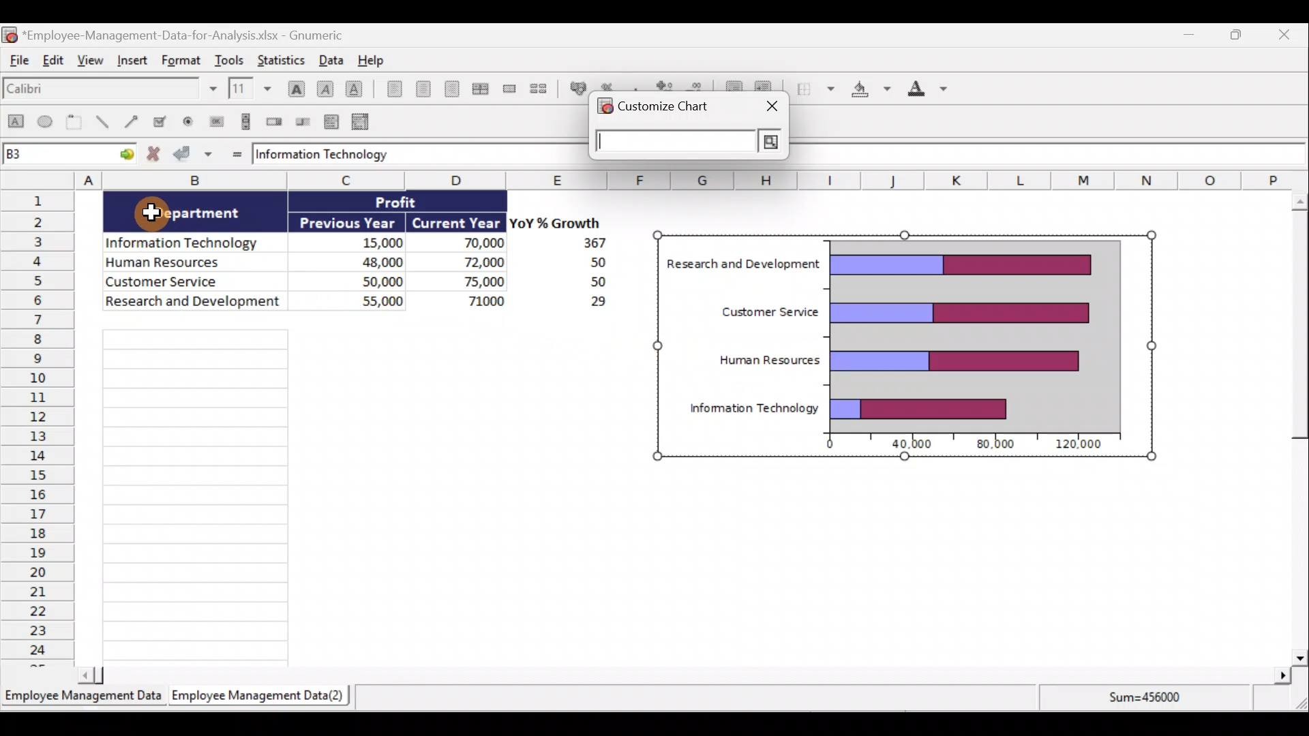 Image resolution: width=1309 pixels, height=736 pixels. I want to click on Create a slider, so click(303, 123).